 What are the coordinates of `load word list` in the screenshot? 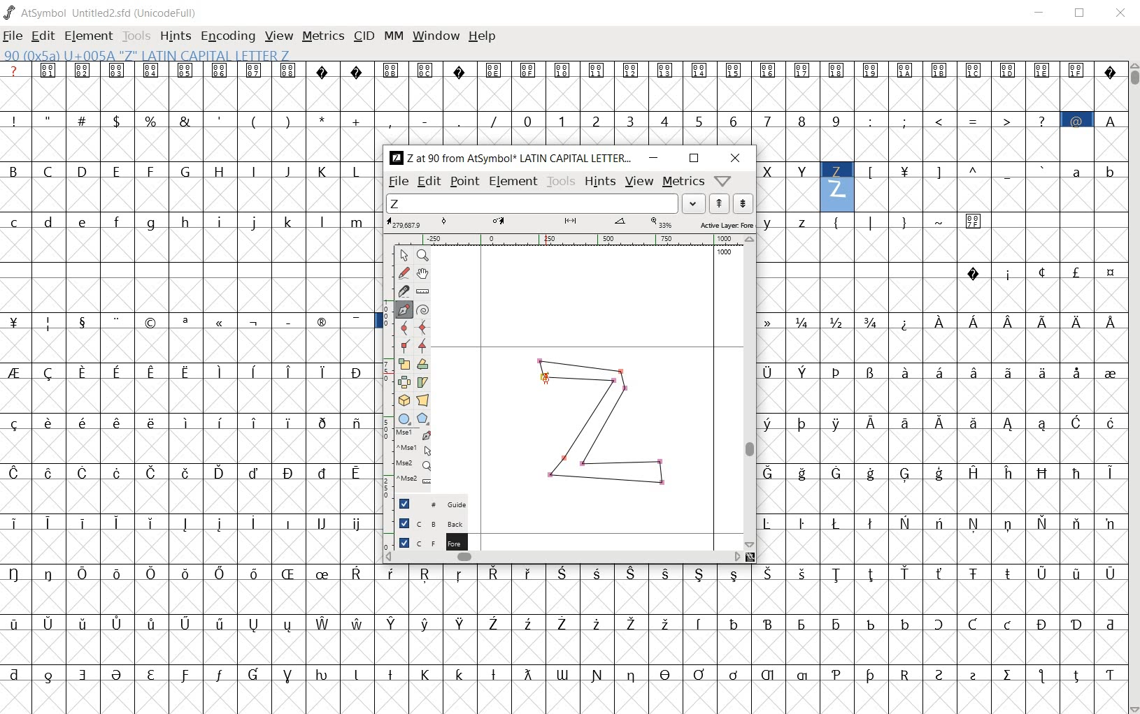 It's located at (548, 203).